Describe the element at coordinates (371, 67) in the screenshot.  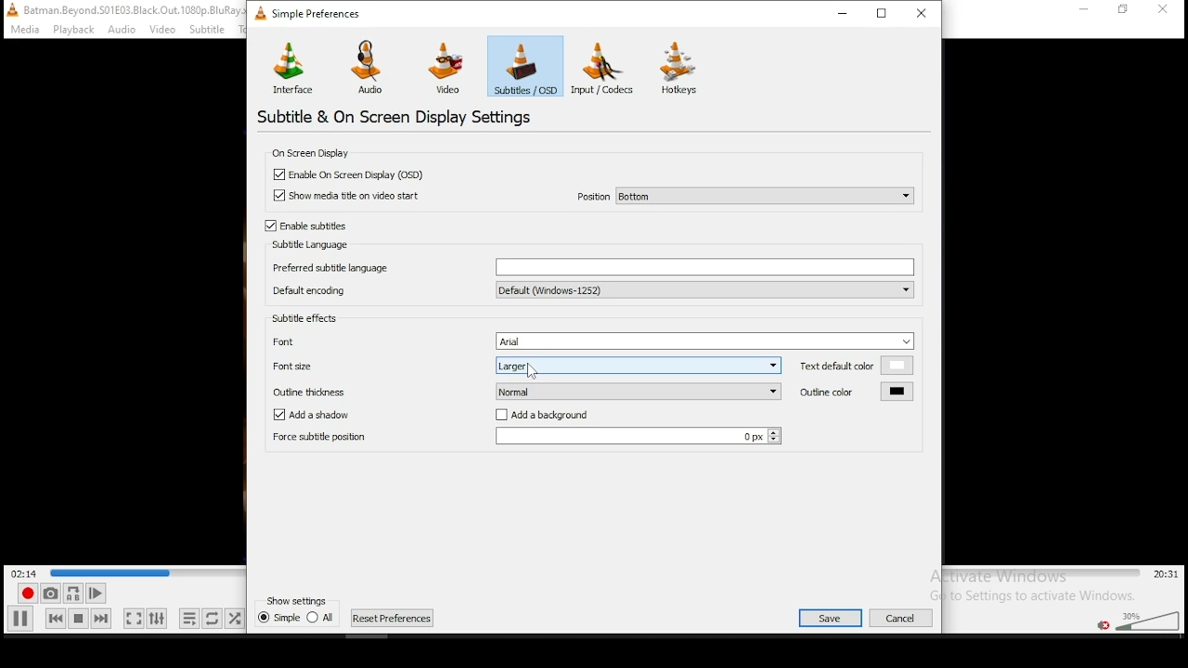
I see `audio` at that location.